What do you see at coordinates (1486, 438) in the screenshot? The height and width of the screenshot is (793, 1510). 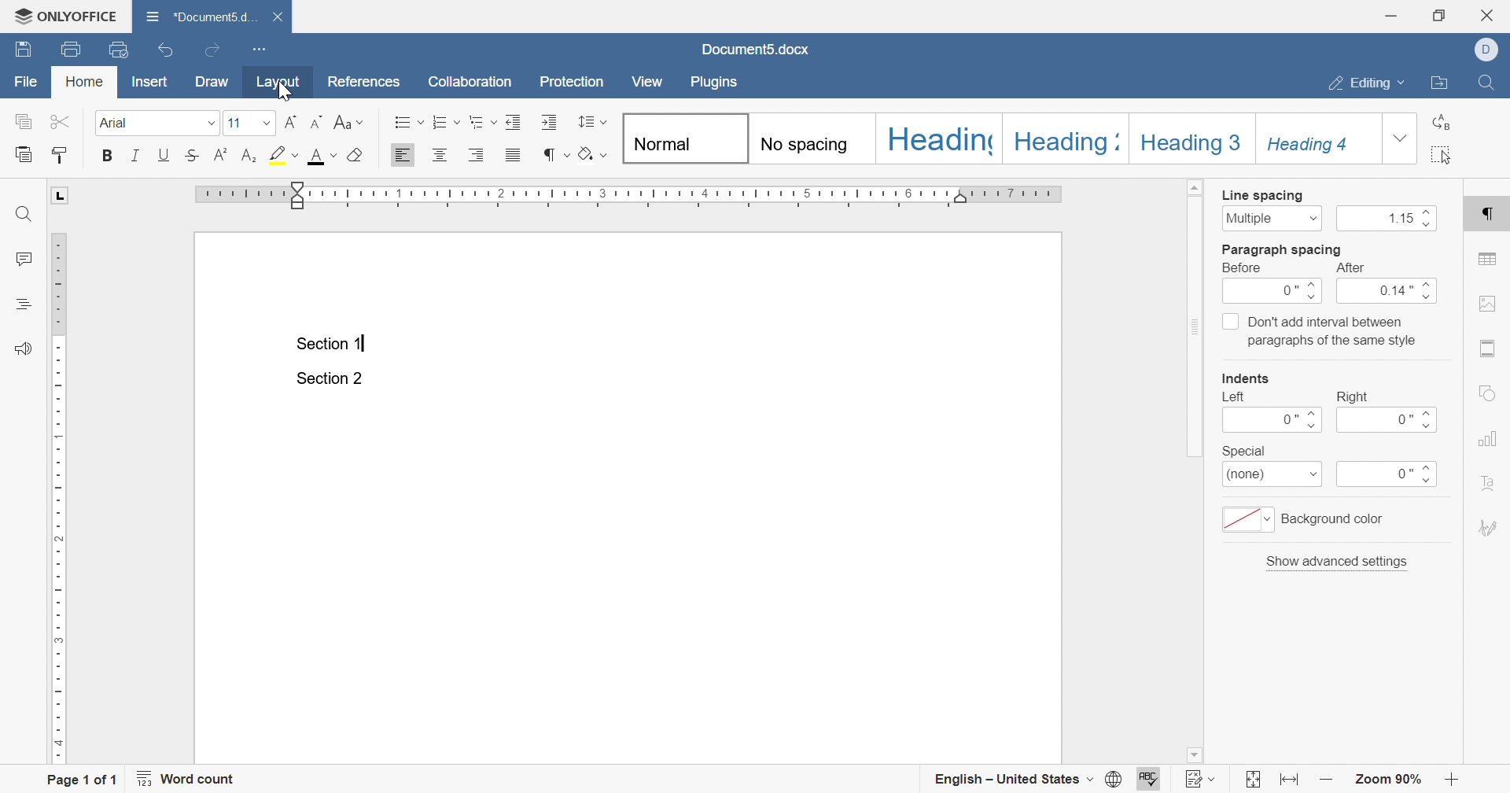 I see `chart settings` at bounding box center [1486, 438].